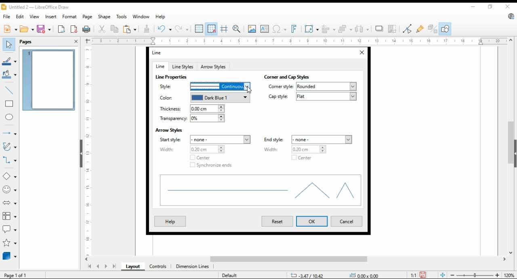 Image resolution: width=517 pixels, height=279 pixels. I want to click on ok, so click(312, 221).